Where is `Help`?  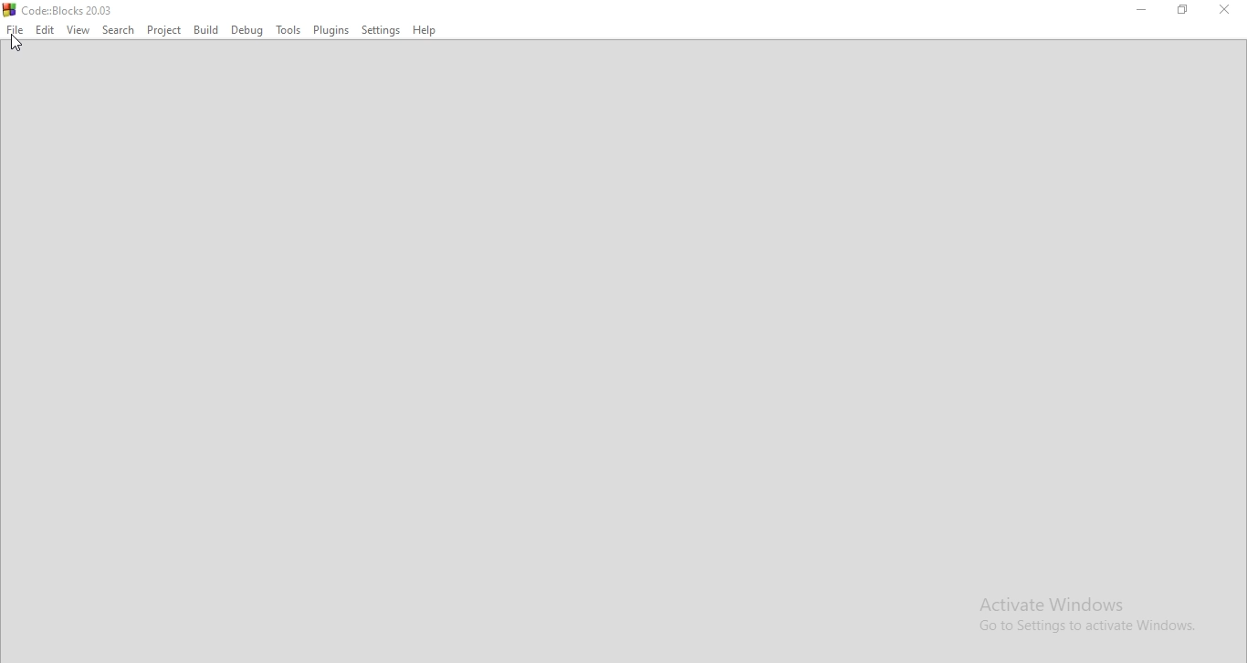 Help is located at coordinates (424, 30).